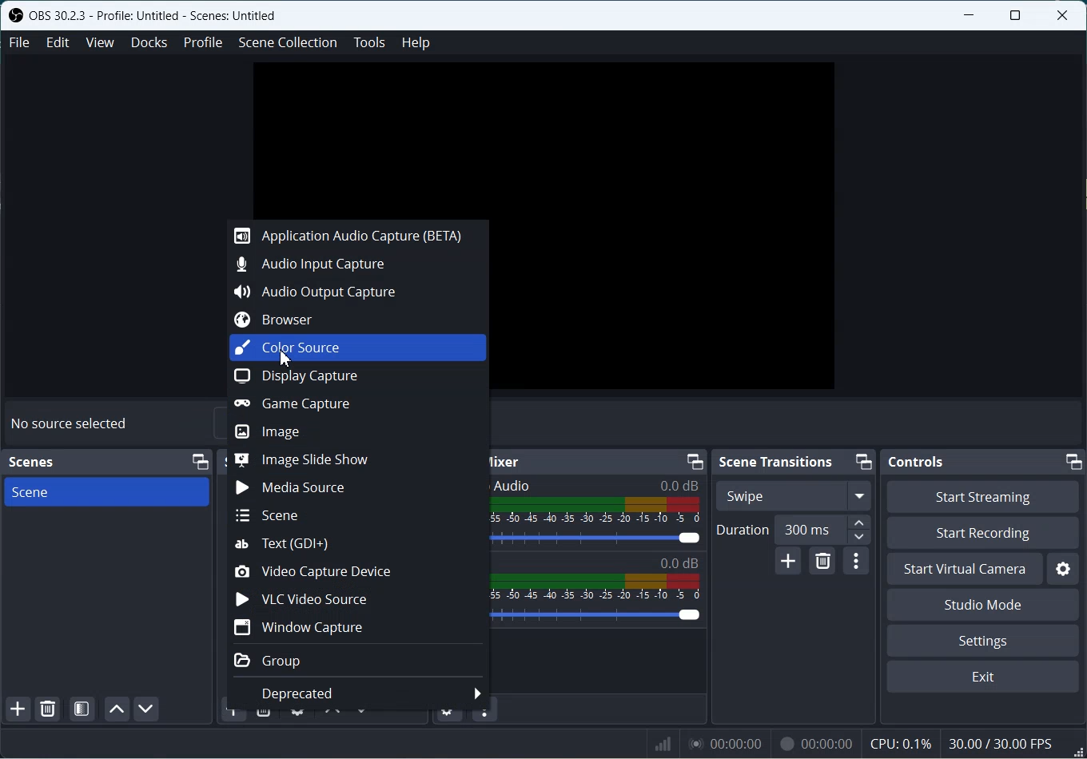  Describe the element at coordinates (359, 487) in the screenshot. I see `Media Source` at that location.